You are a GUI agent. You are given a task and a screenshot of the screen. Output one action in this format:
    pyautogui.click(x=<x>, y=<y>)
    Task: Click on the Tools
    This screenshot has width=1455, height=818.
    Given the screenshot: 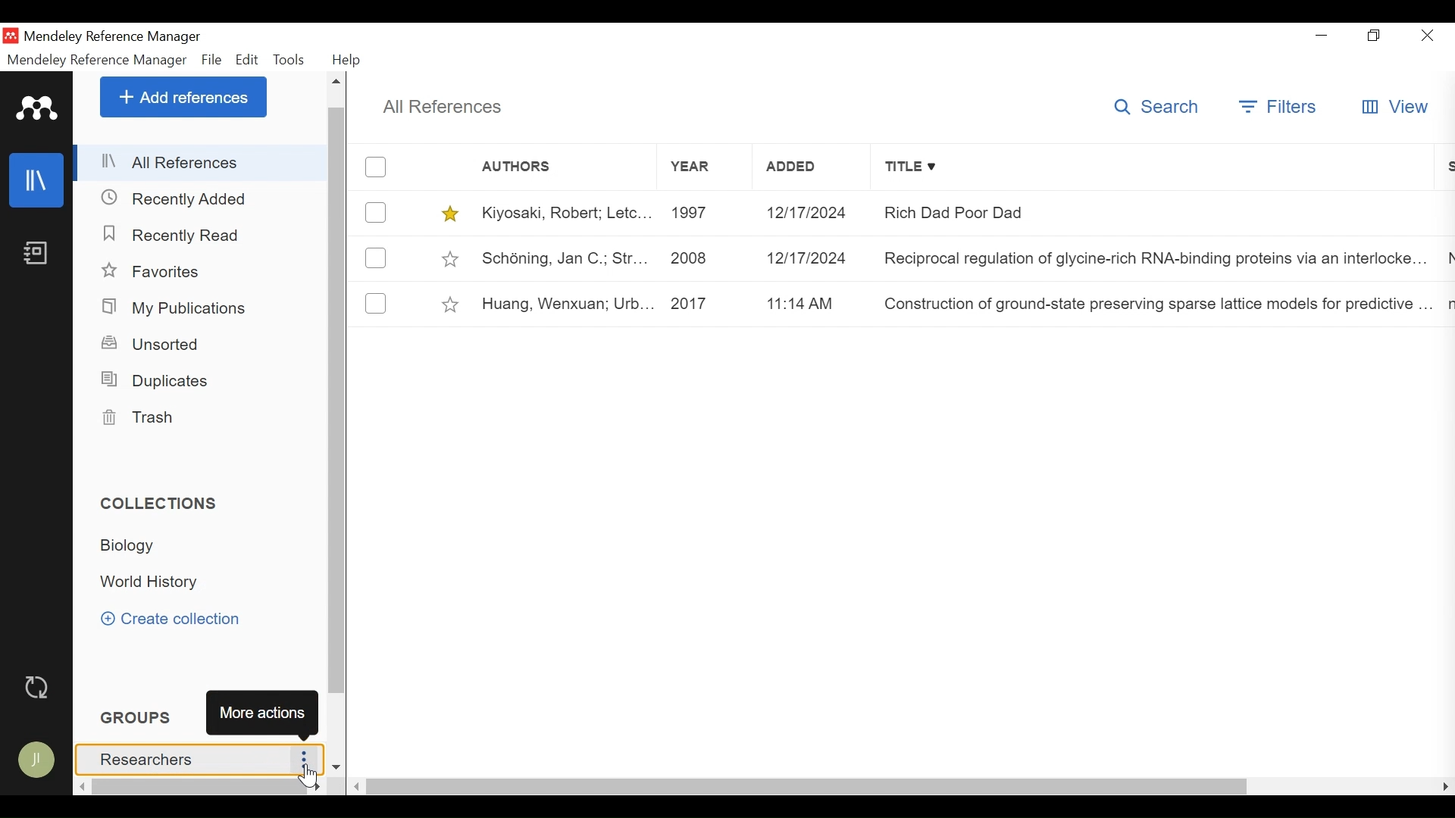 What is the action you would take?
    pyautogui.click(x=290, y=60)
    